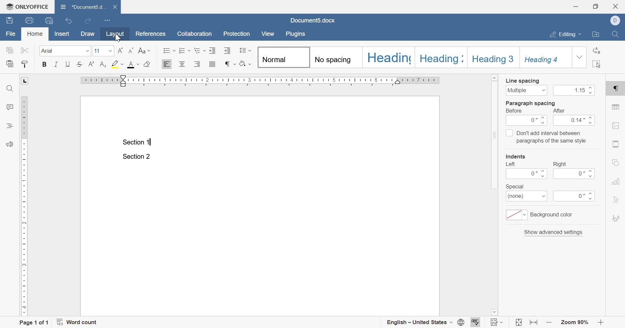  What do you see at coordinates (527, 121) in the screenshot?
I see `0` at bounding box center [527, 121].